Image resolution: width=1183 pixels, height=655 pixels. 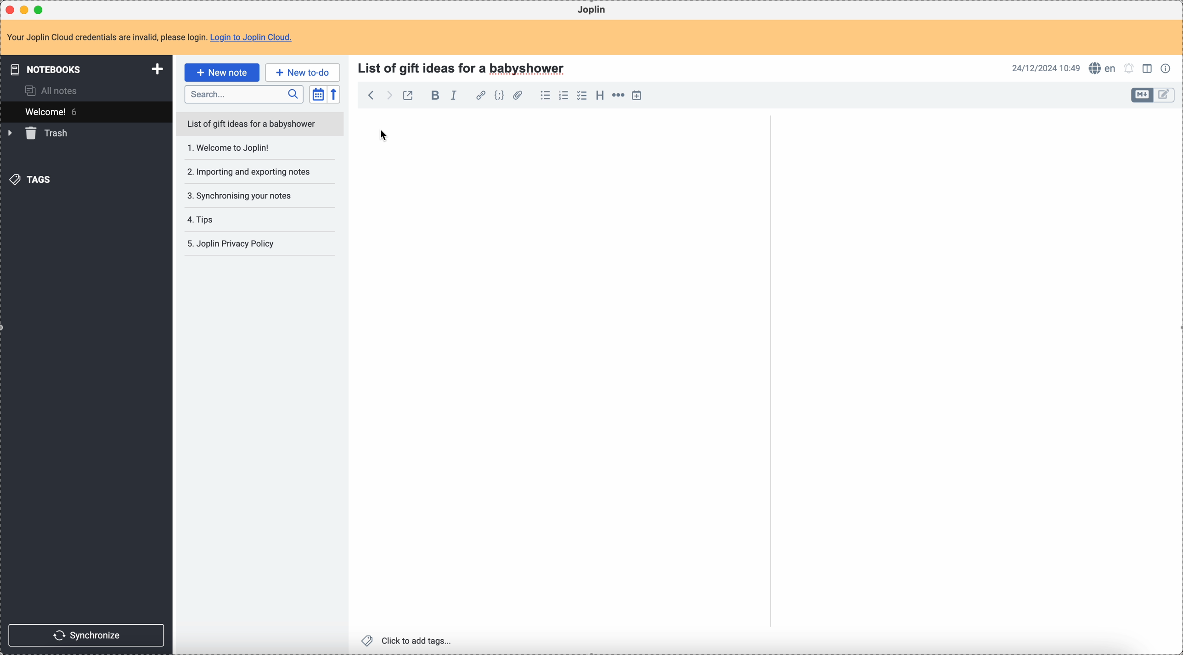 What do you see at coordinates (407, 640) in the screenshot?
I see `click to add tags` at bounding box center [407, 640].